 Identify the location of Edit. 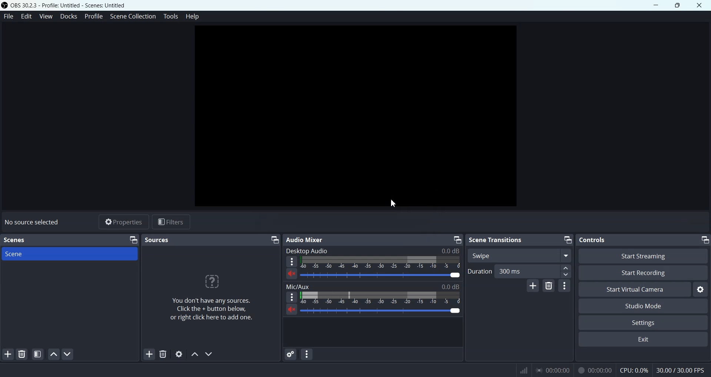
(27, 16).